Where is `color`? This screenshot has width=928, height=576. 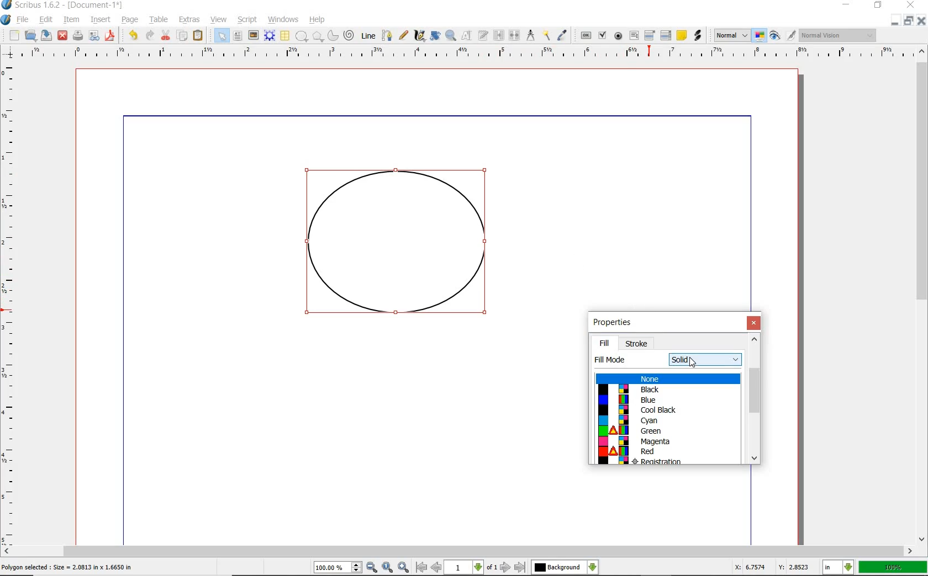 color is located at coordinates (667, 399).